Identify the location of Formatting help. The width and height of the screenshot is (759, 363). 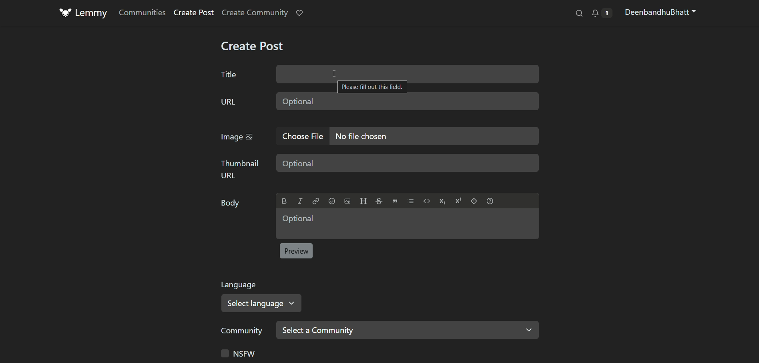
(490, 201).